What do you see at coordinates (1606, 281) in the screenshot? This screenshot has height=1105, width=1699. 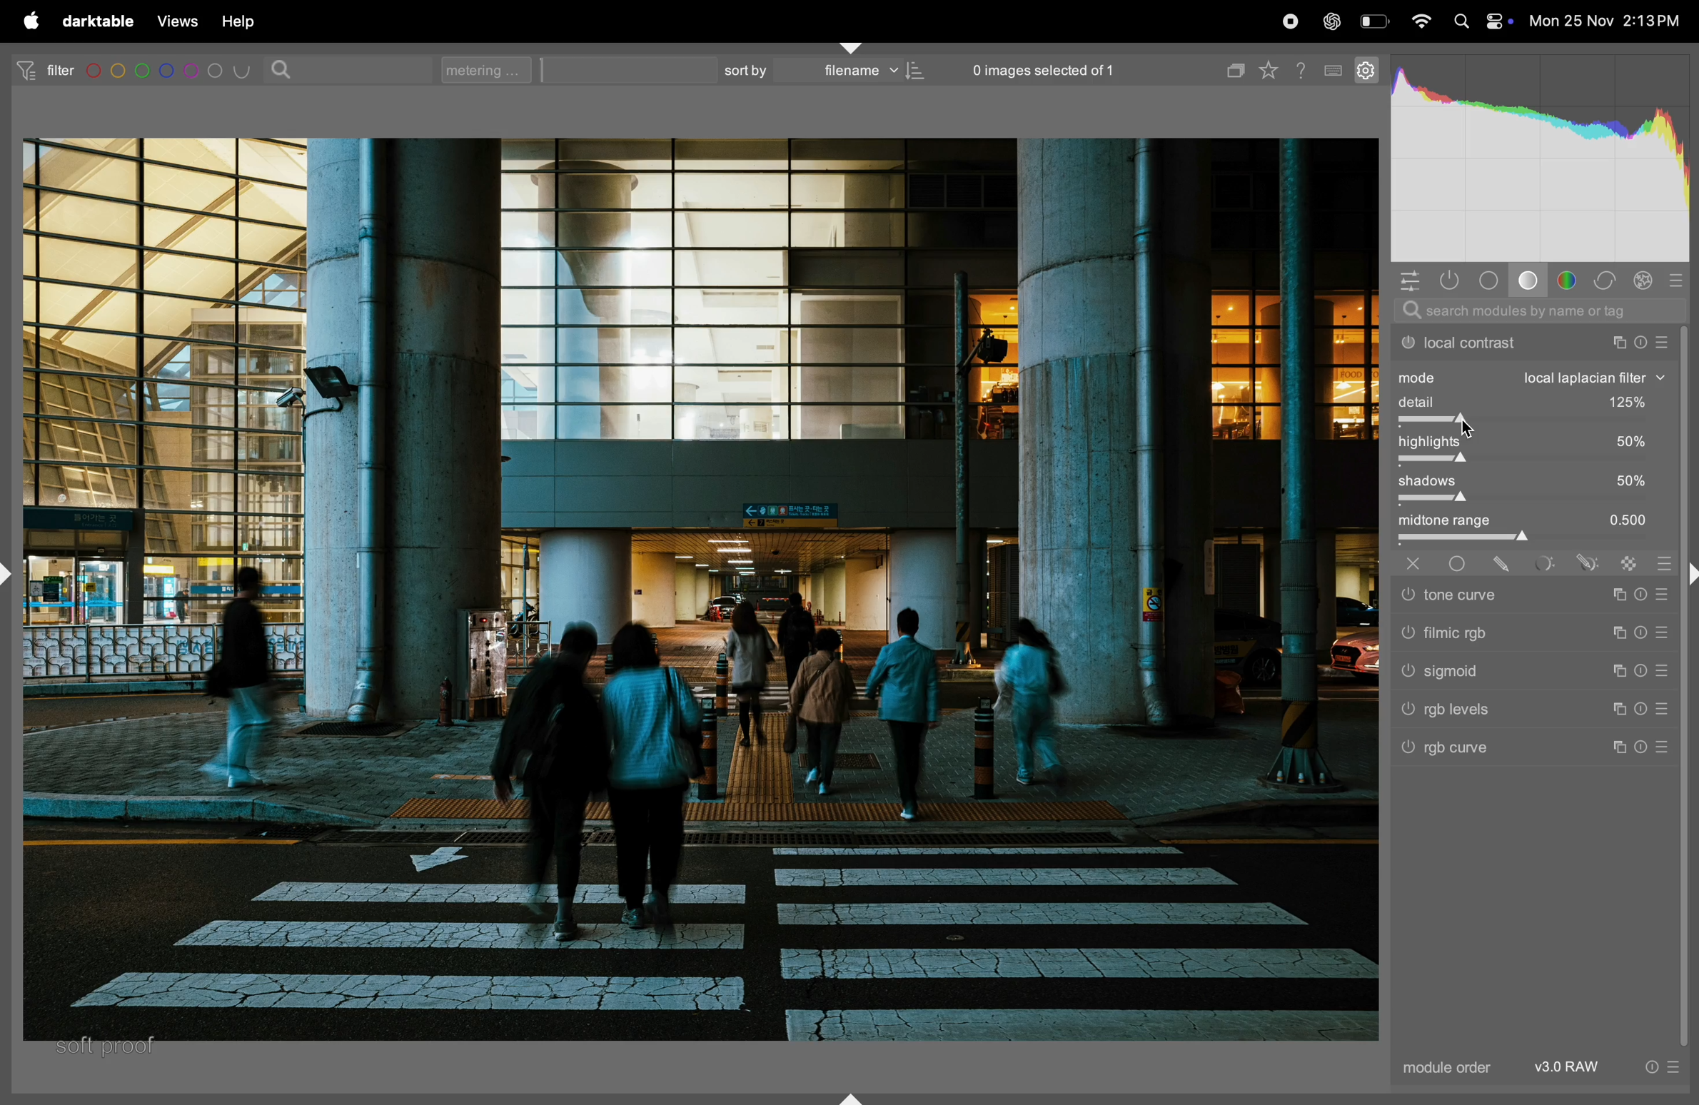 I see `correct` at bounding box center [1606, 281].